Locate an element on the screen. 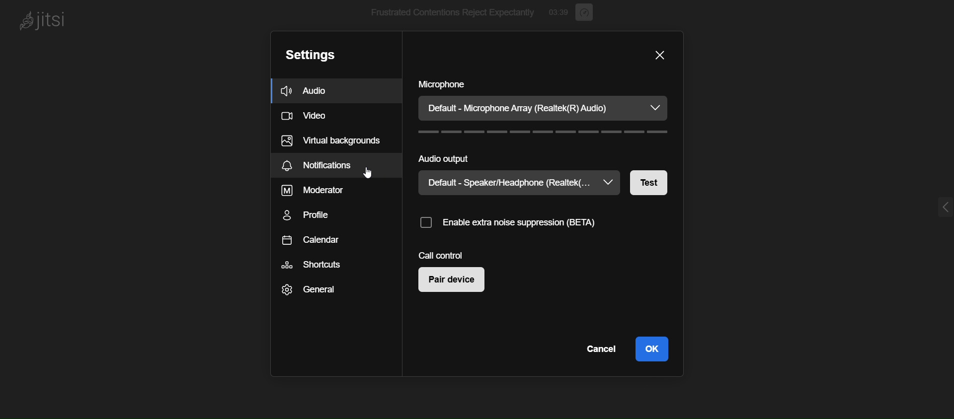 The height and width of the screenshot is (419, 954). audio is located at coordinates (310, 90).